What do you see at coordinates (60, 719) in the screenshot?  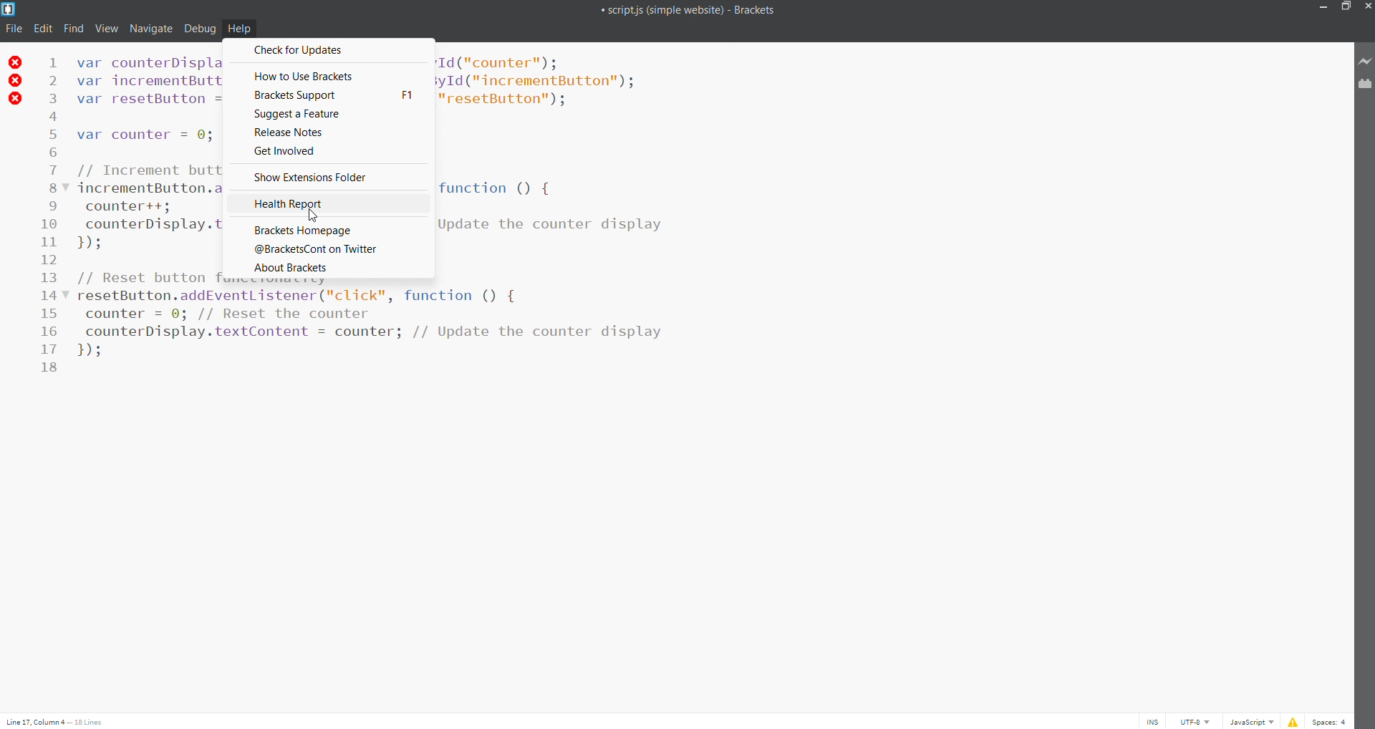 I see `cursor position` at bounding box center [60, 719].